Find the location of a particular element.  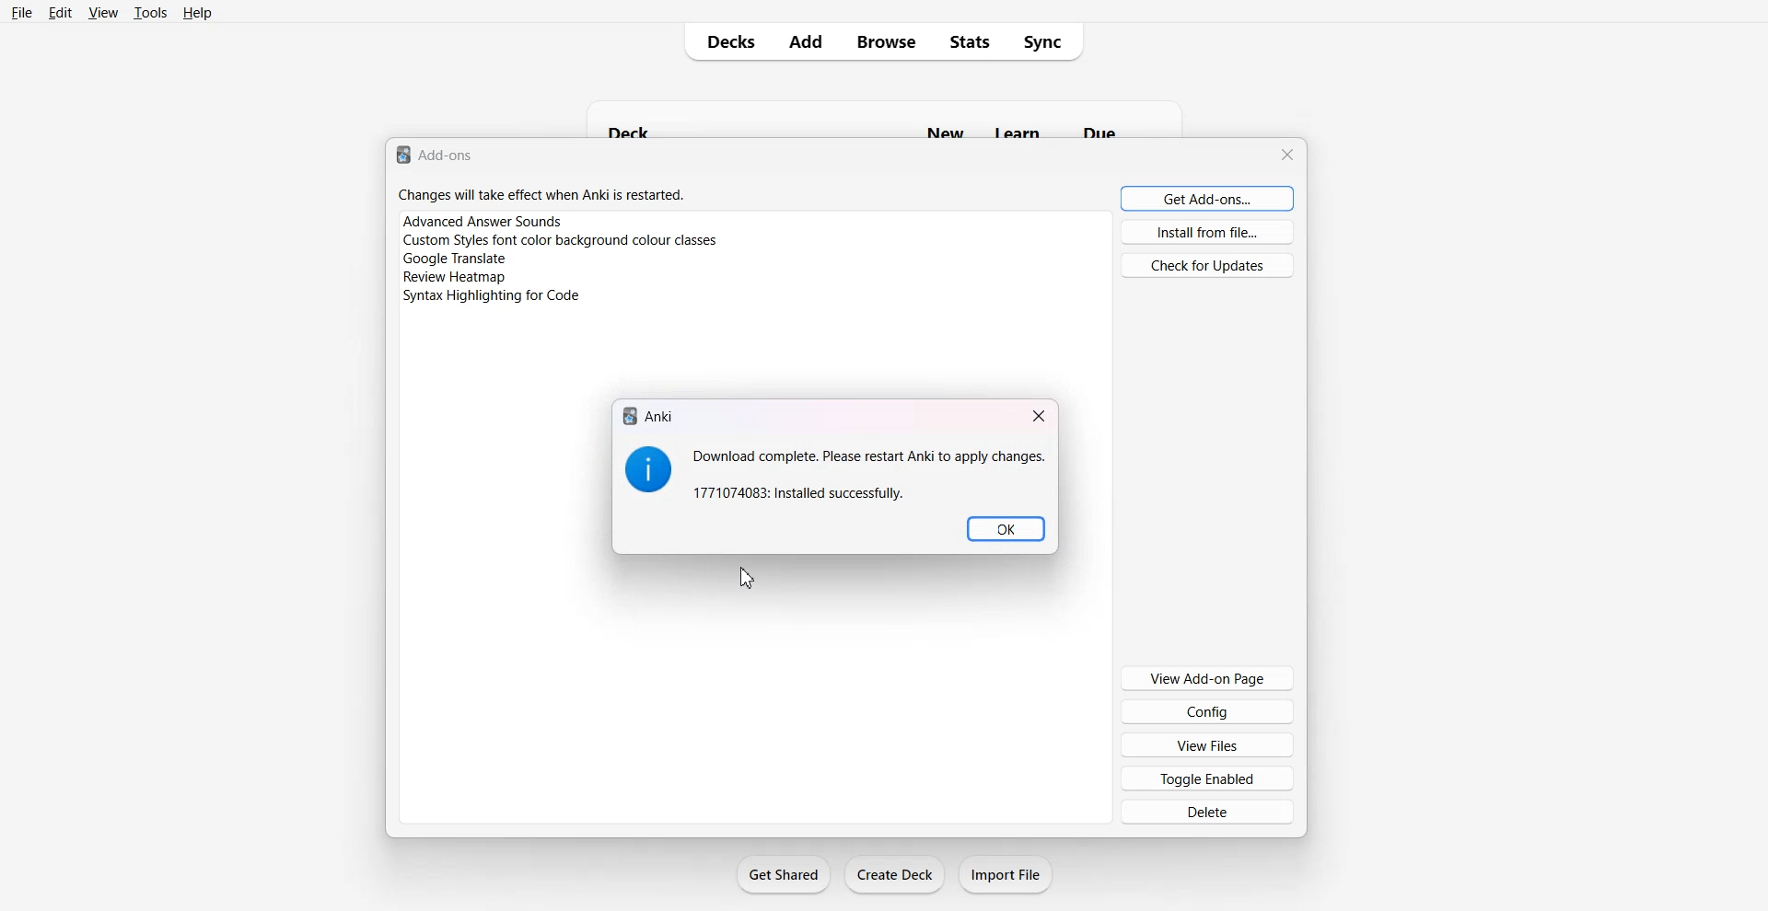

Install from file is located at coordinates (1208, 232).